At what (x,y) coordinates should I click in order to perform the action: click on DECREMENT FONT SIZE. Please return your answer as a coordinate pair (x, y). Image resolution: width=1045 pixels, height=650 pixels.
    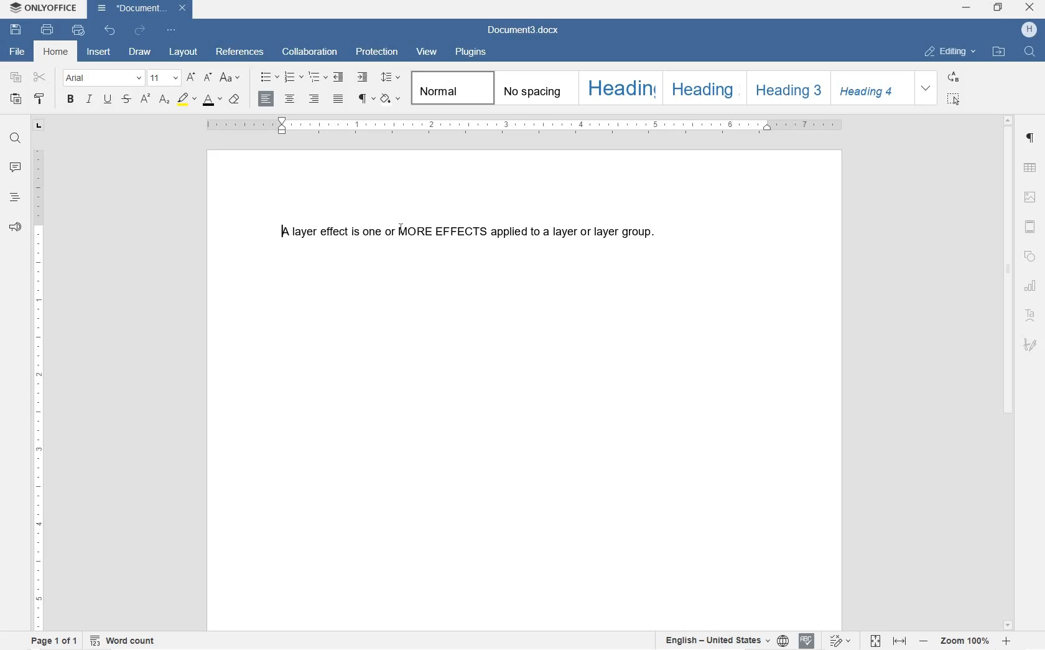
    Looking at the image, I should click on (191, 78).